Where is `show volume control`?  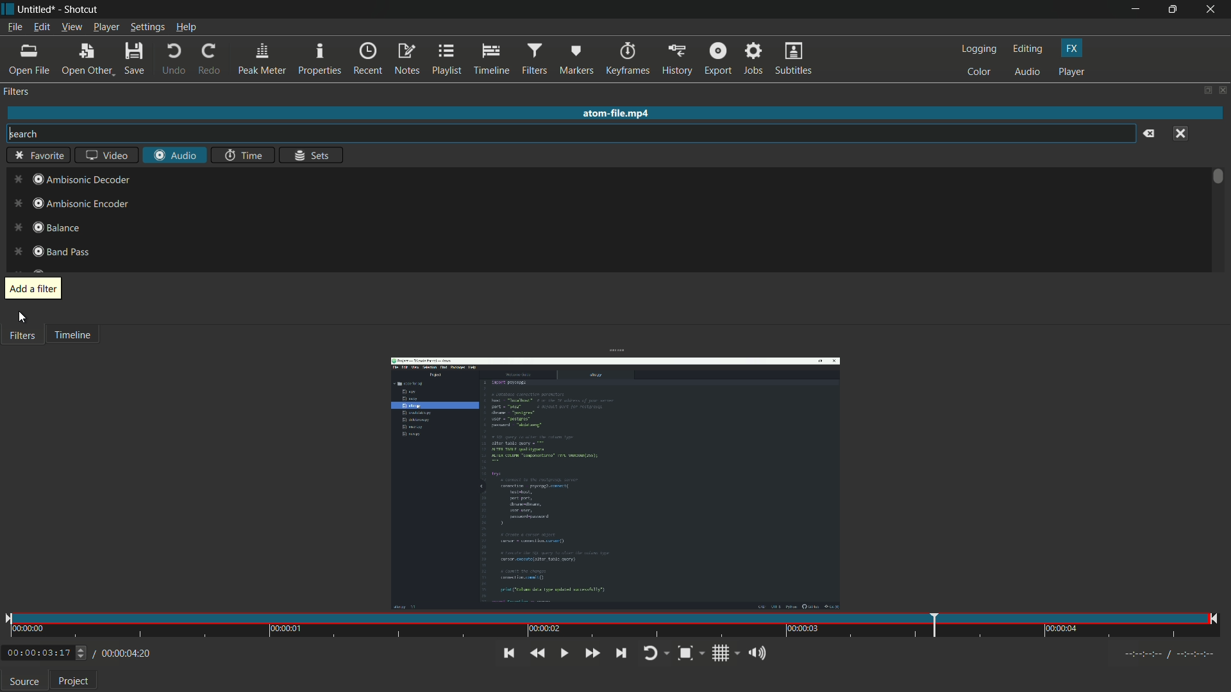 show volume control is located at coordinates (760, 652).